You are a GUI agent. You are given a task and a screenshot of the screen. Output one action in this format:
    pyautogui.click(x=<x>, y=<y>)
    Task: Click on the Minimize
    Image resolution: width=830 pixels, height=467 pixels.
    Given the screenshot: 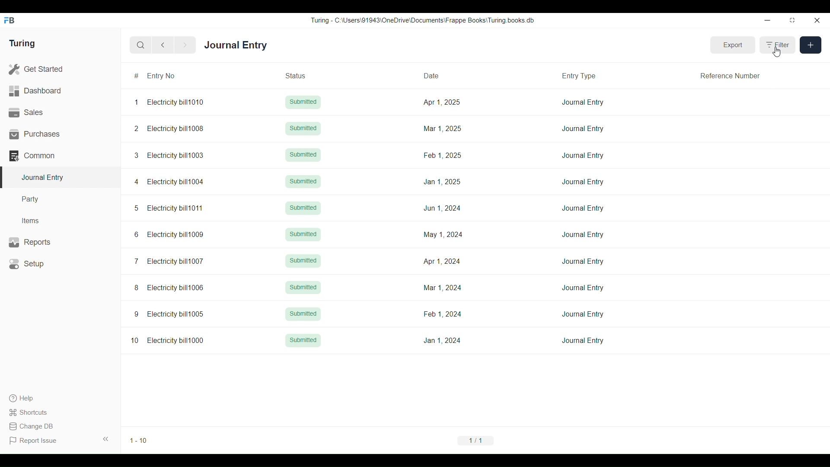 What is the action you would take?
    pyautogui.click(x=768, y=20)
    